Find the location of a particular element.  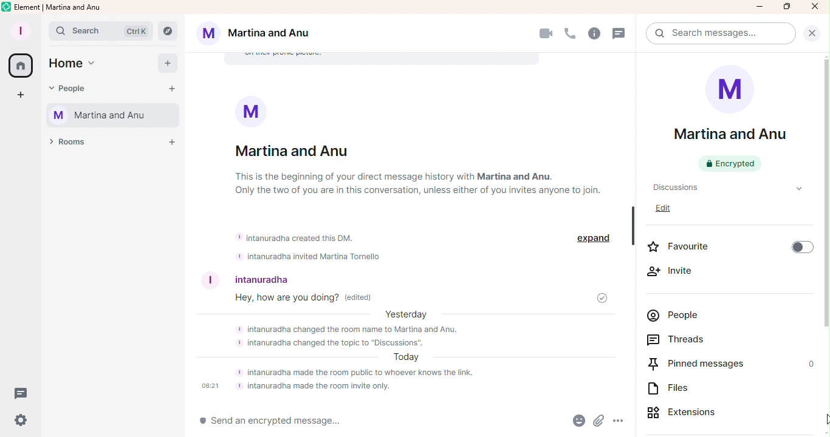

Extensions is located at coordinates (678, 415).